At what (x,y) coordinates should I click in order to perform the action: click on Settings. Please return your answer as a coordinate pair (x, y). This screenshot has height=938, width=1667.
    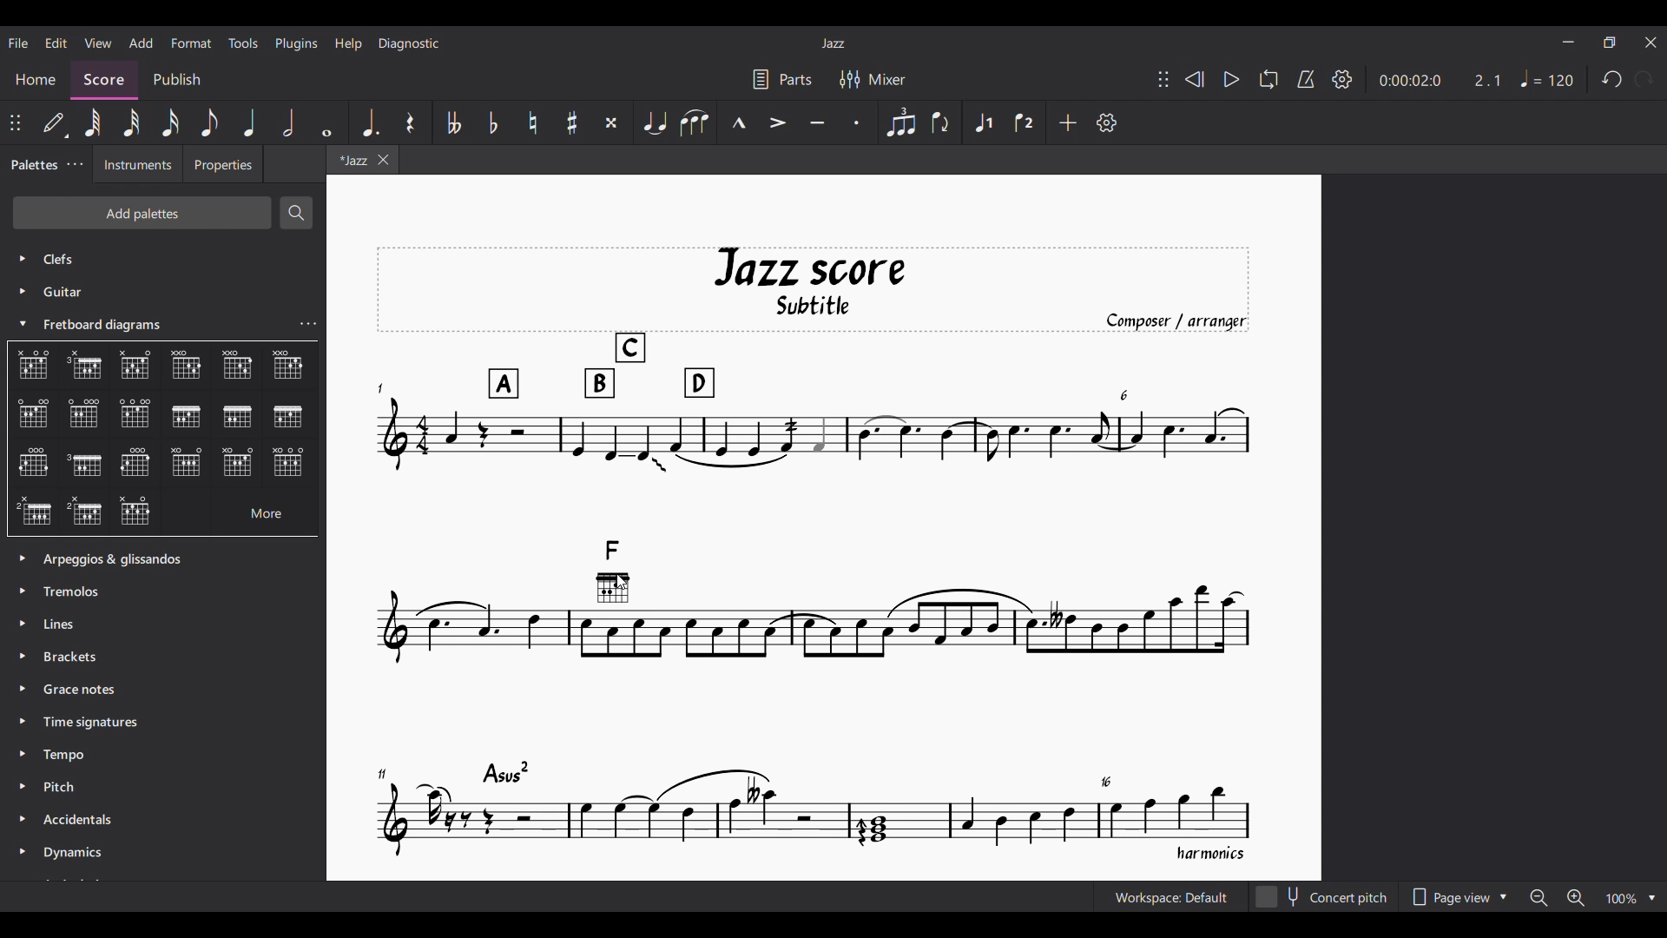
    Looking at the image, I should click on (1342, 80).